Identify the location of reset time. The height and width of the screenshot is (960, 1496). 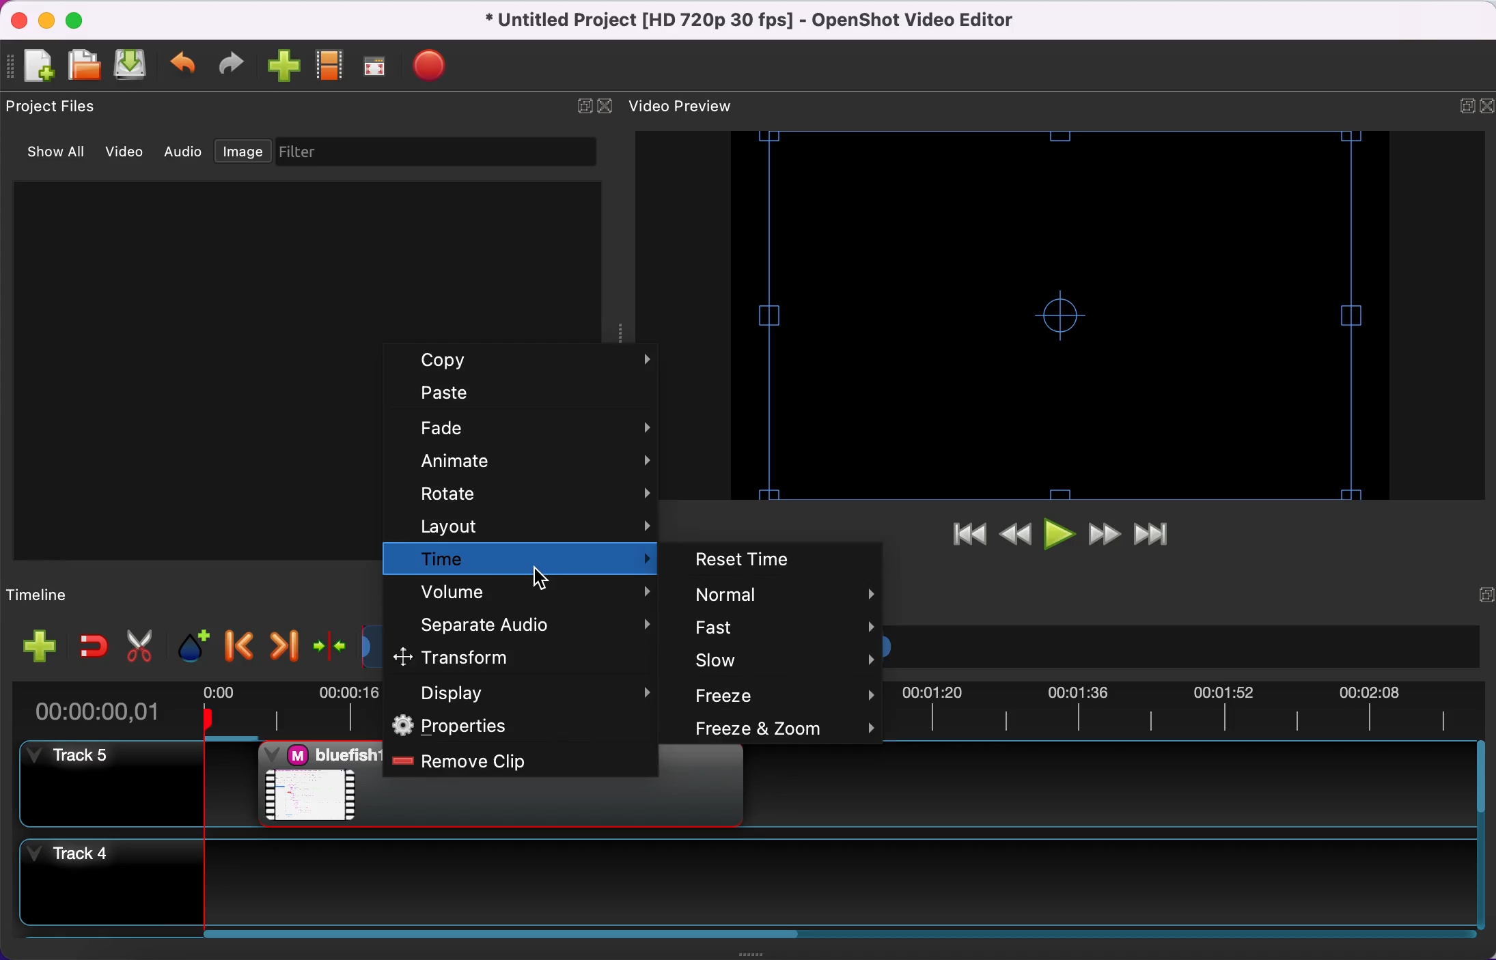
(777, 558).